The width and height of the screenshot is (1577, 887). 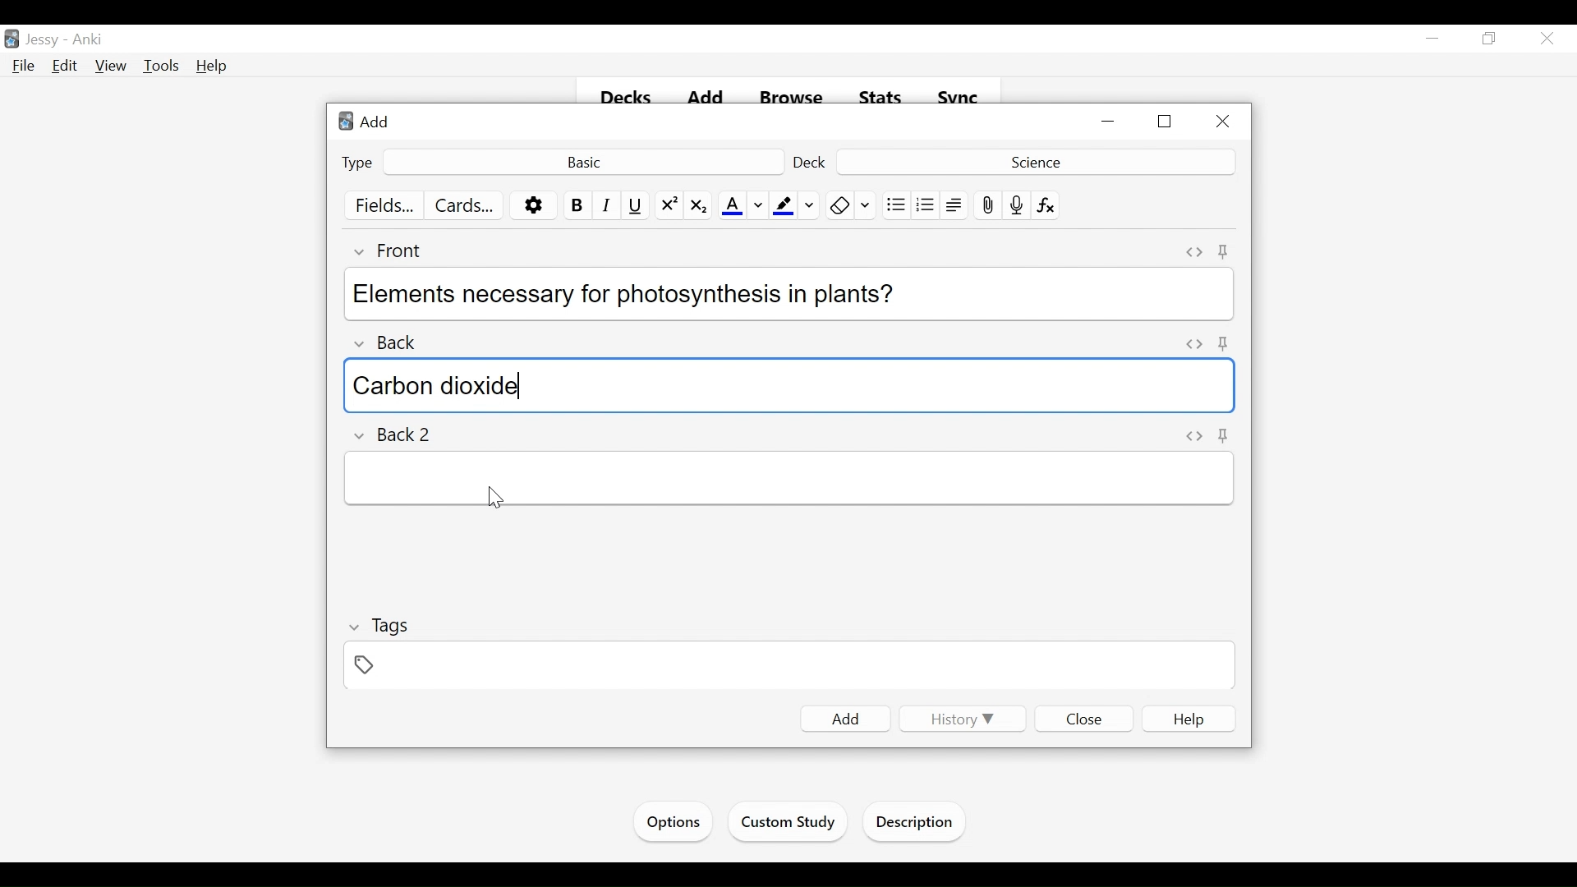 What do you see at coordinates (1432, 39) in the screenshot?
I see `minimize` at bounding box center [1432, 39].